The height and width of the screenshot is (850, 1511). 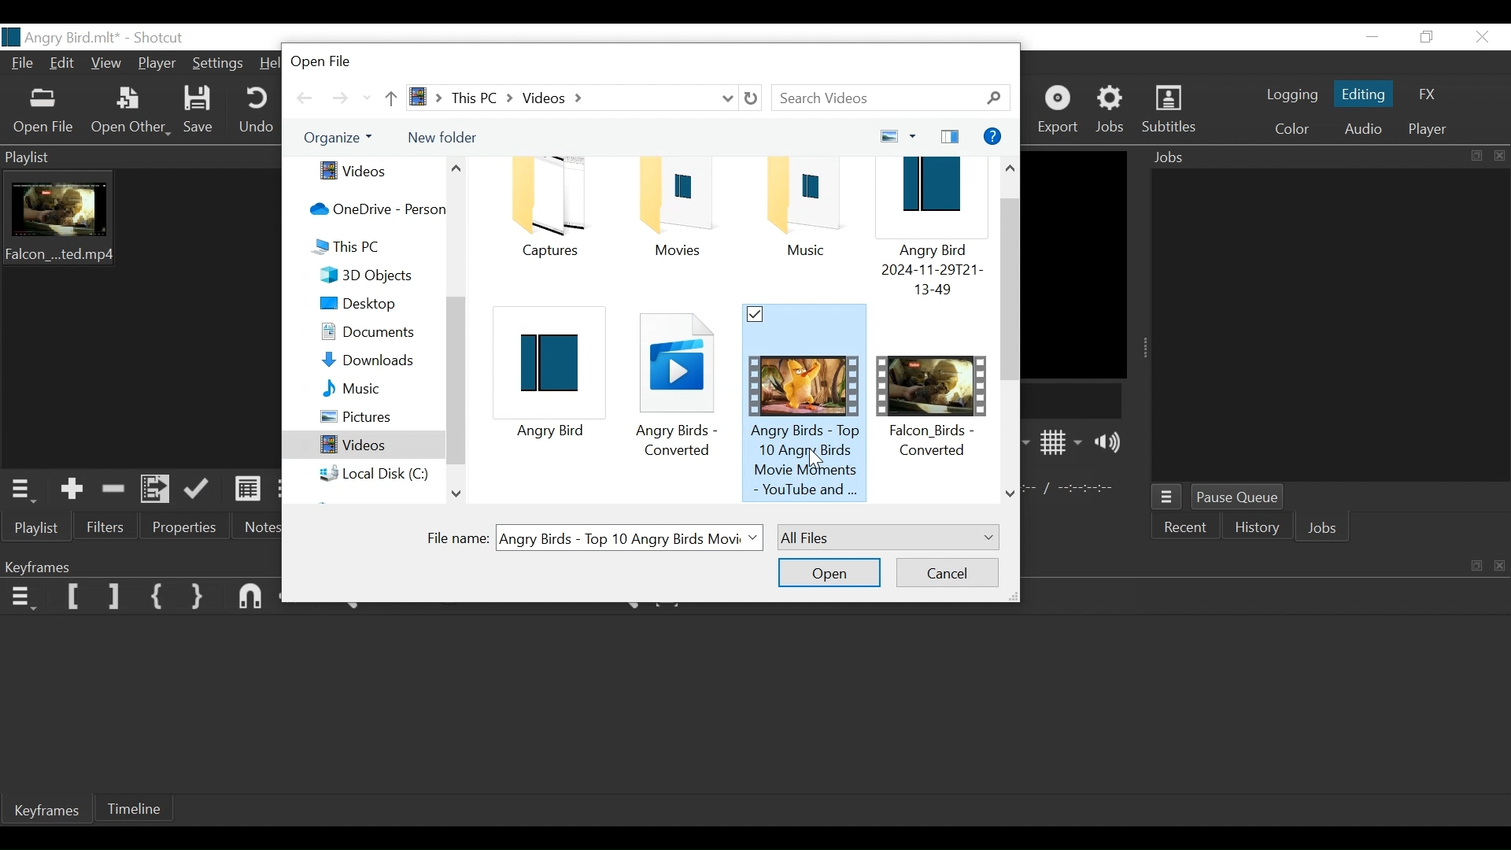 What do you see at coordinates (374, 275) in the screenshot?
I see `3D Object` at bounding box center [374, 275].